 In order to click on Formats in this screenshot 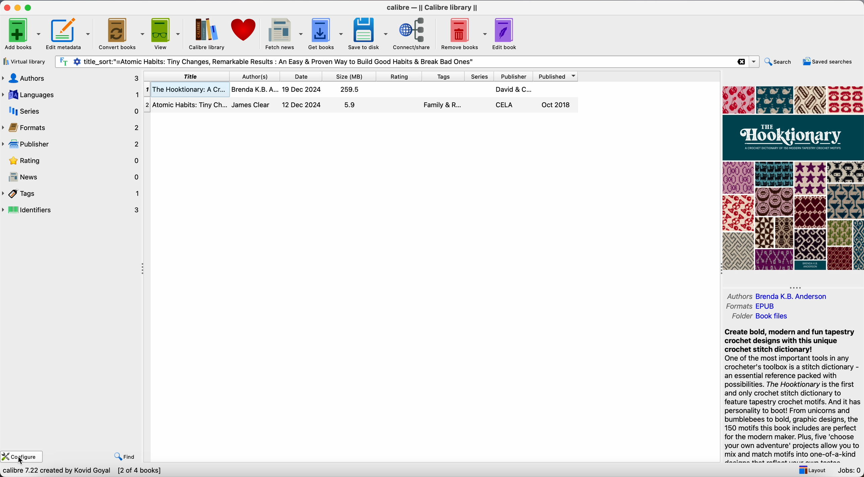, I will do `click(739, 307)`.